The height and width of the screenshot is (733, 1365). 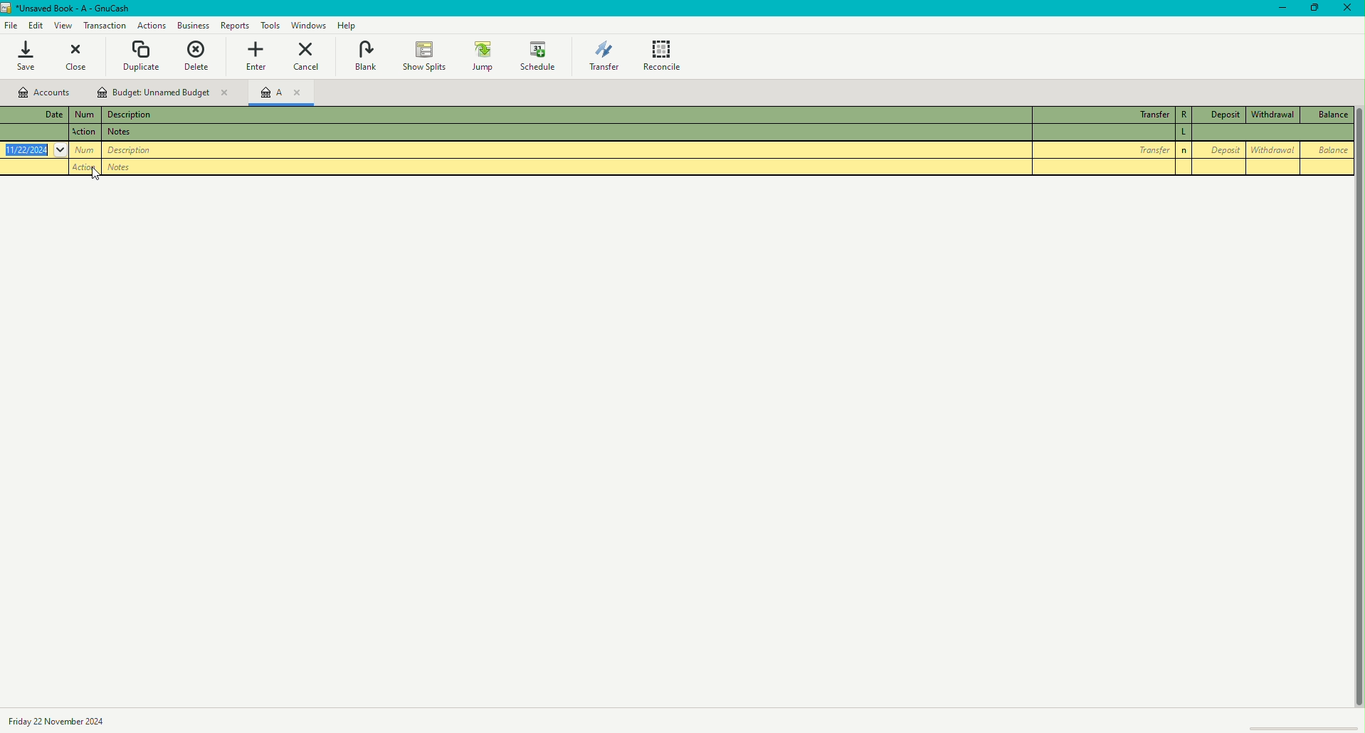 What do you see at coordinates (11, 24) in the screenshot?
I see `File` at bounding box center [11, 24].